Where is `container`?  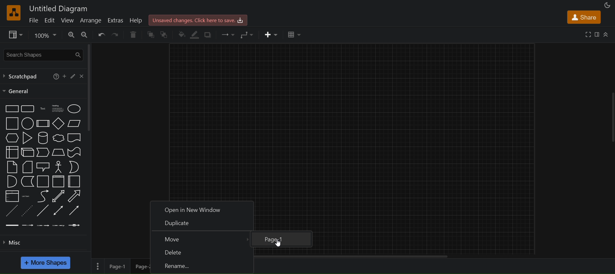 container is located at coordinates (43, 181).